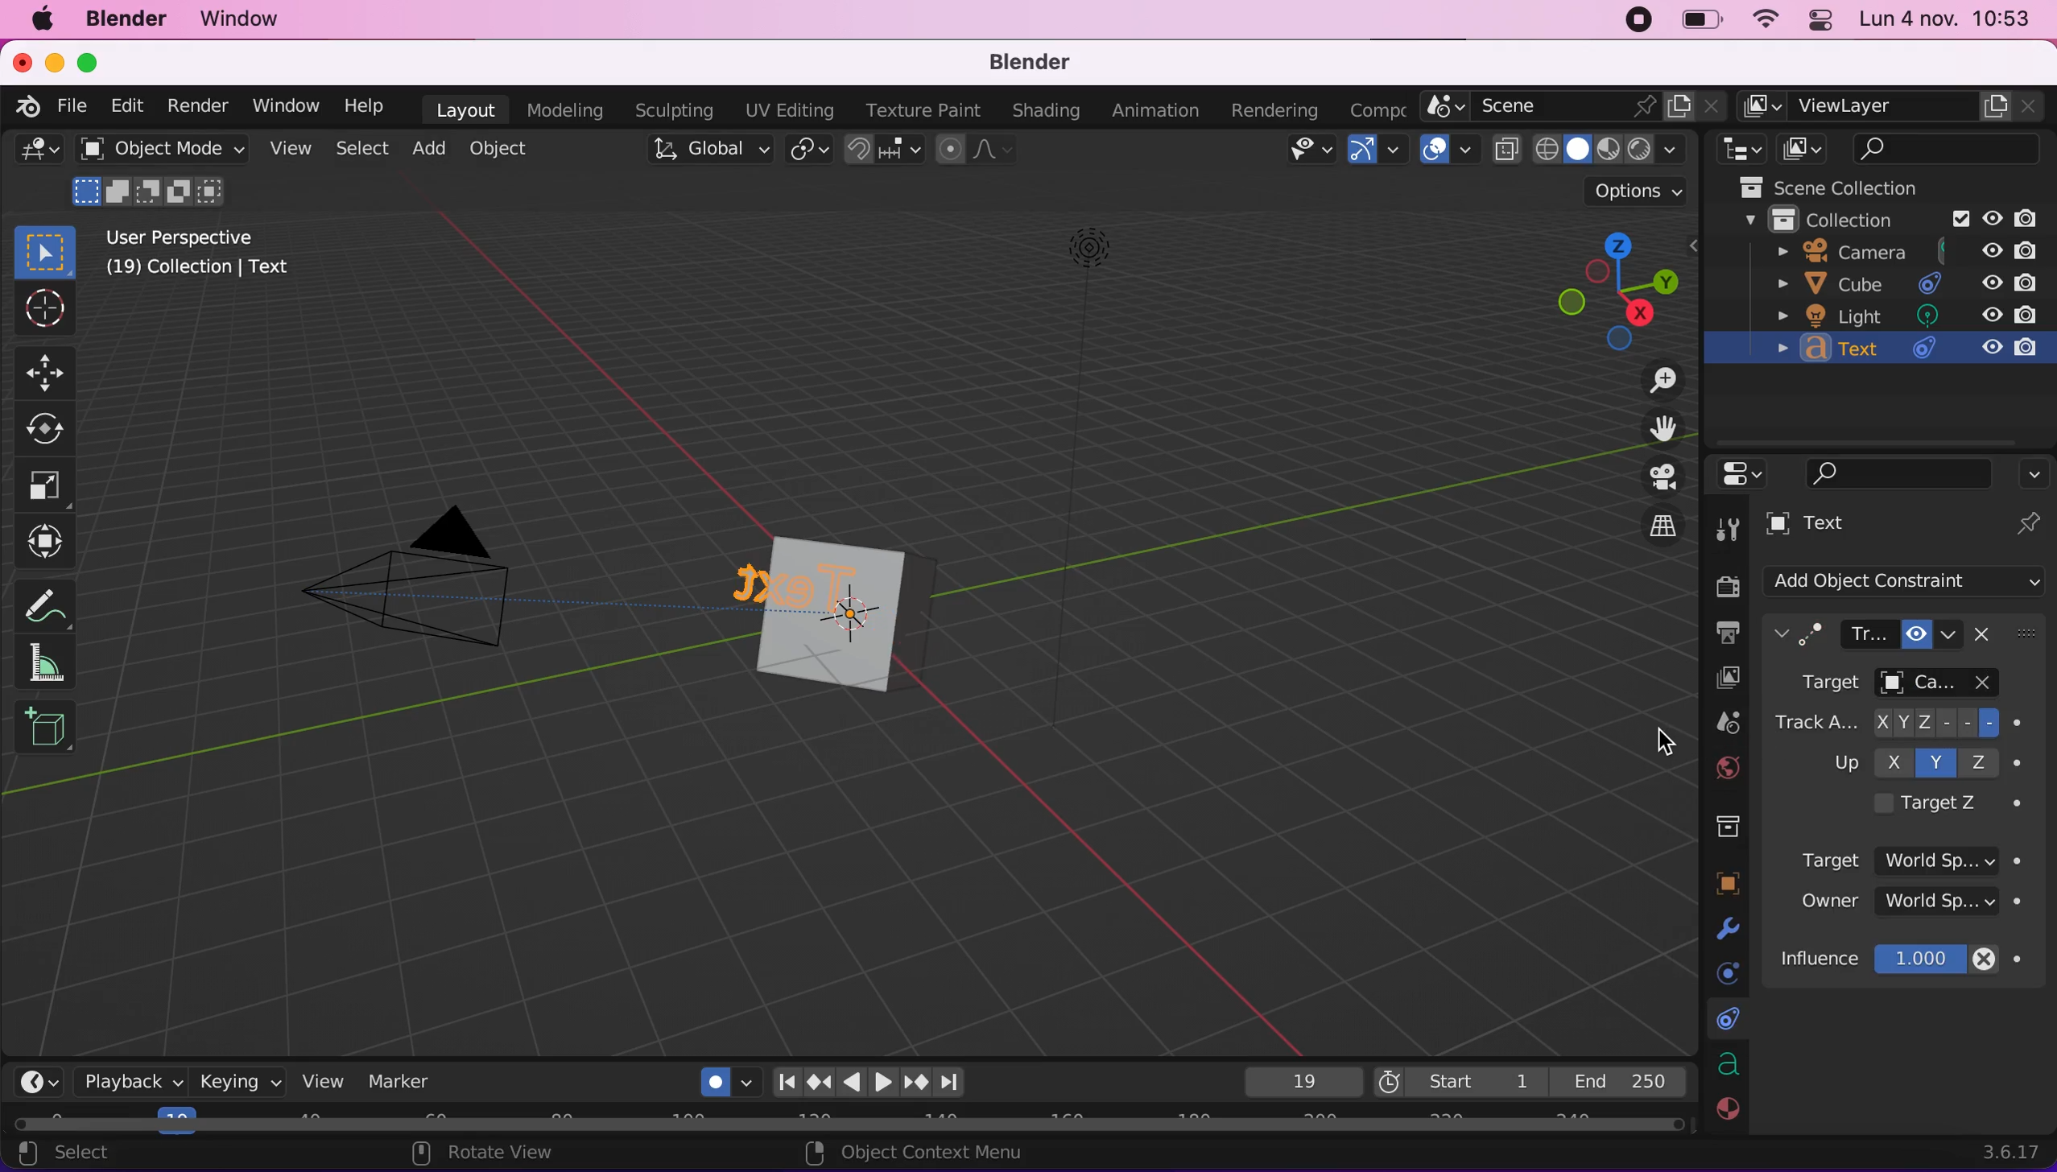 Image resolution: width=2057 pixels, height=1172 pixels. What do you see at coordinates (1766, 22) in the screenshot?
I see `wifi` at bounding box center [1766, 22].